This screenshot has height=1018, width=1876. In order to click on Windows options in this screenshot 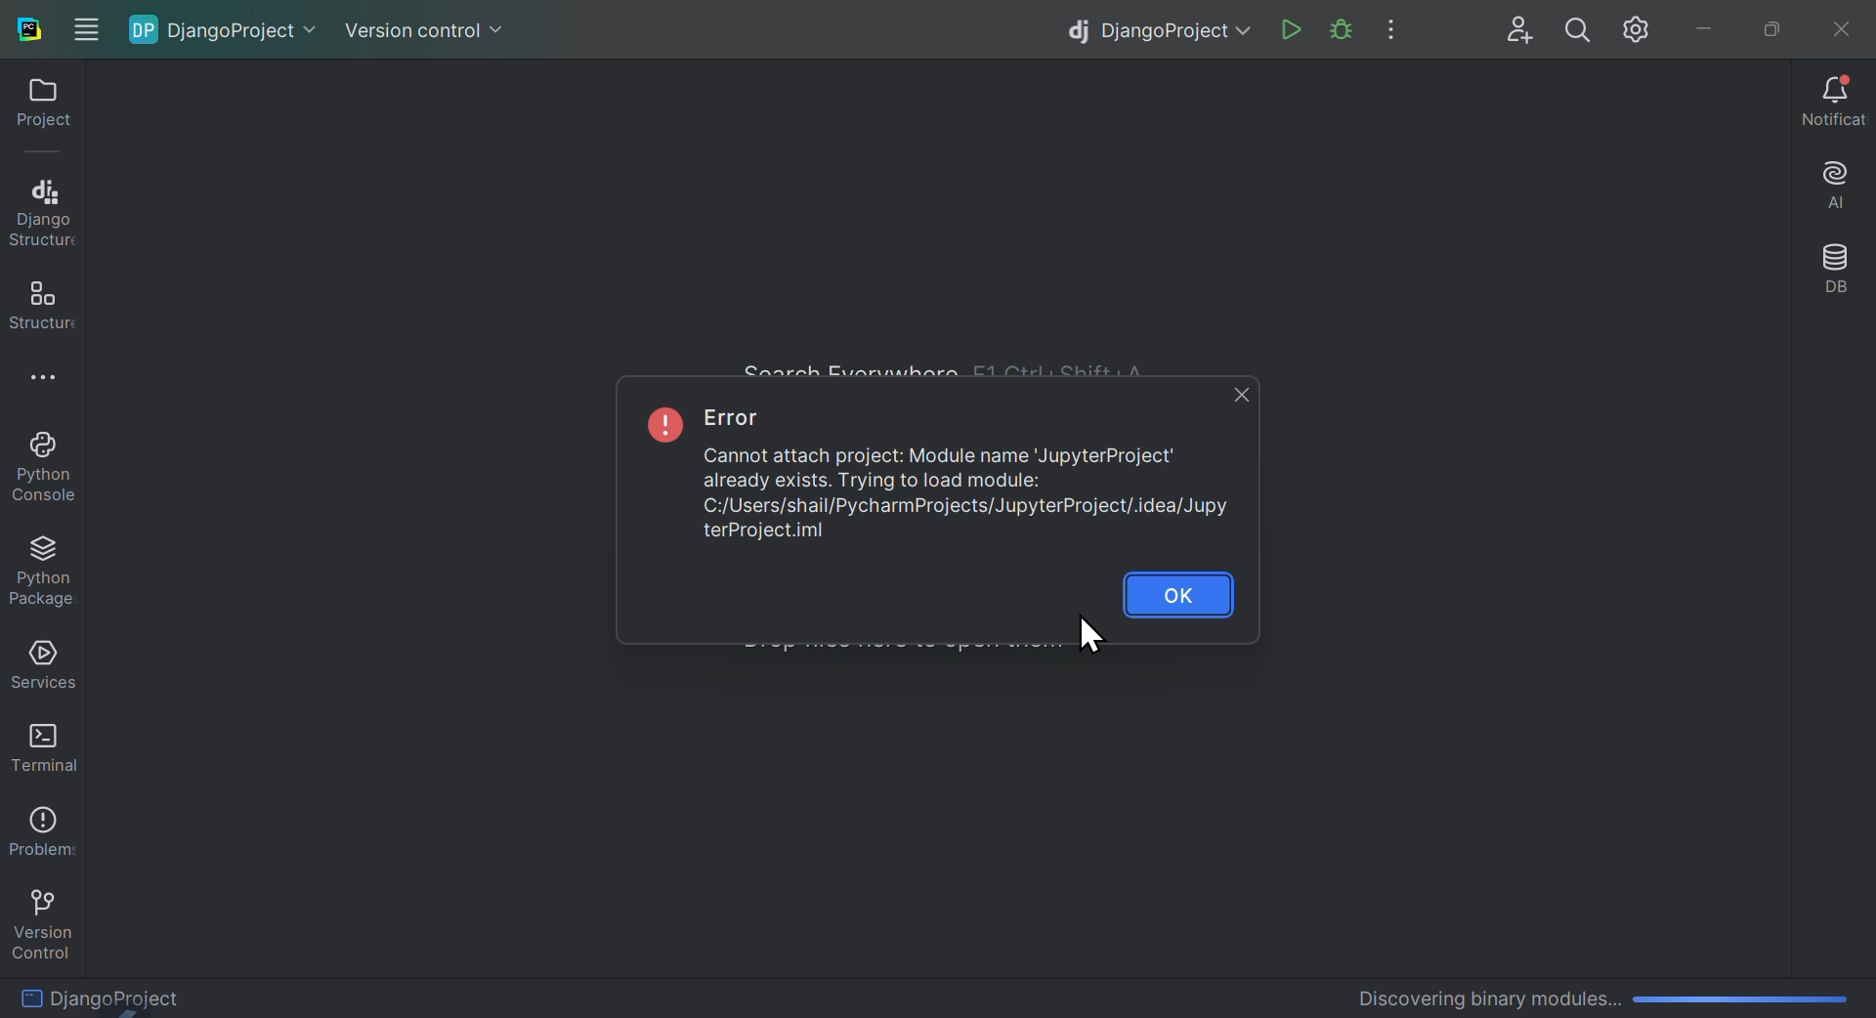, I will do `click(84, 24)`.